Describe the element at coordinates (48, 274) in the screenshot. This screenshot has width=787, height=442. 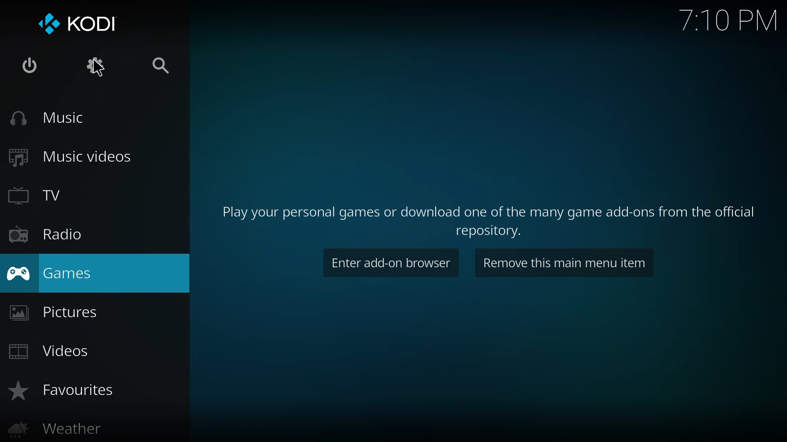
I see `games` at that location.